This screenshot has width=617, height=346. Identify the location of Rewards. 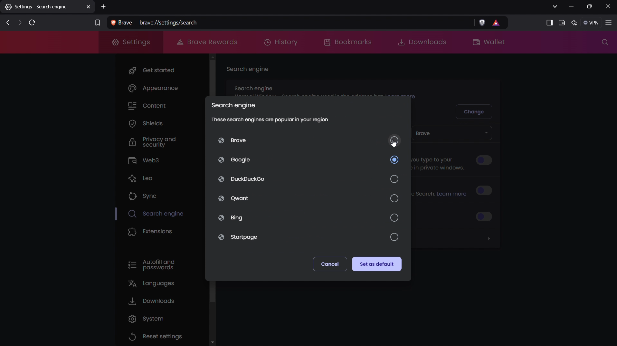
(499, 23).